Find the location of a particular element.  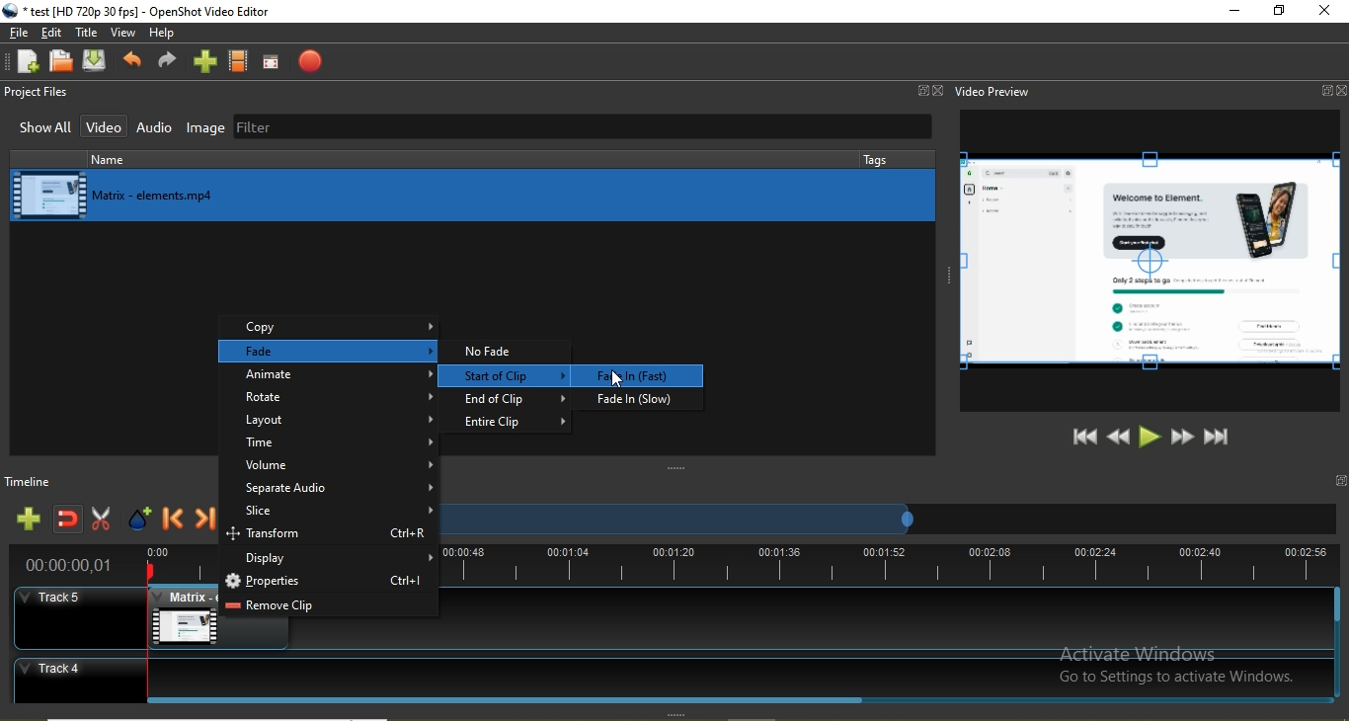

properties is located at coordinates (326, 583).